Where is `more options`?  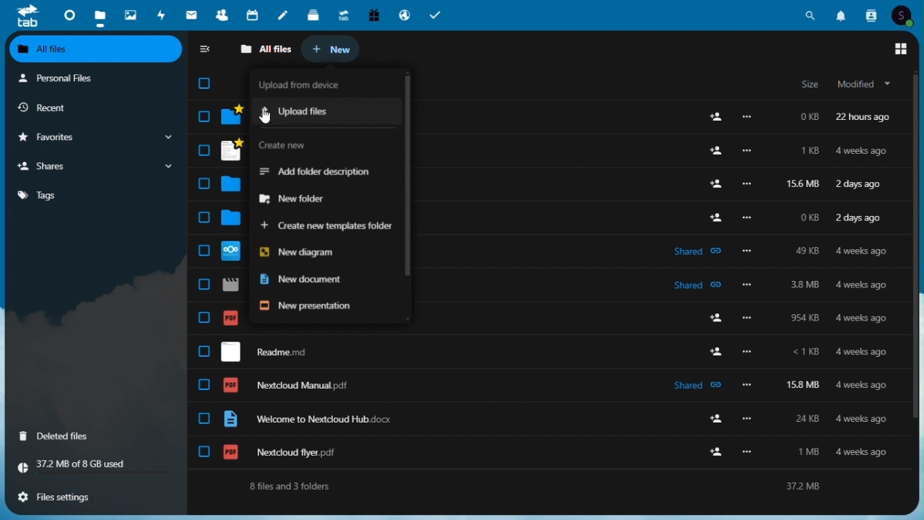 more options is located at coordinates (746, 186).